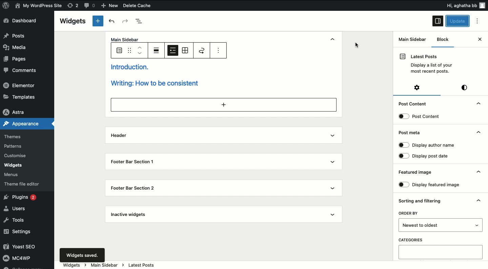 Image resolution: width=488 pixels, height=269 pixels. Describe the element at coordinates (124, 22) in the screenshot. I see `Redo` at that location.